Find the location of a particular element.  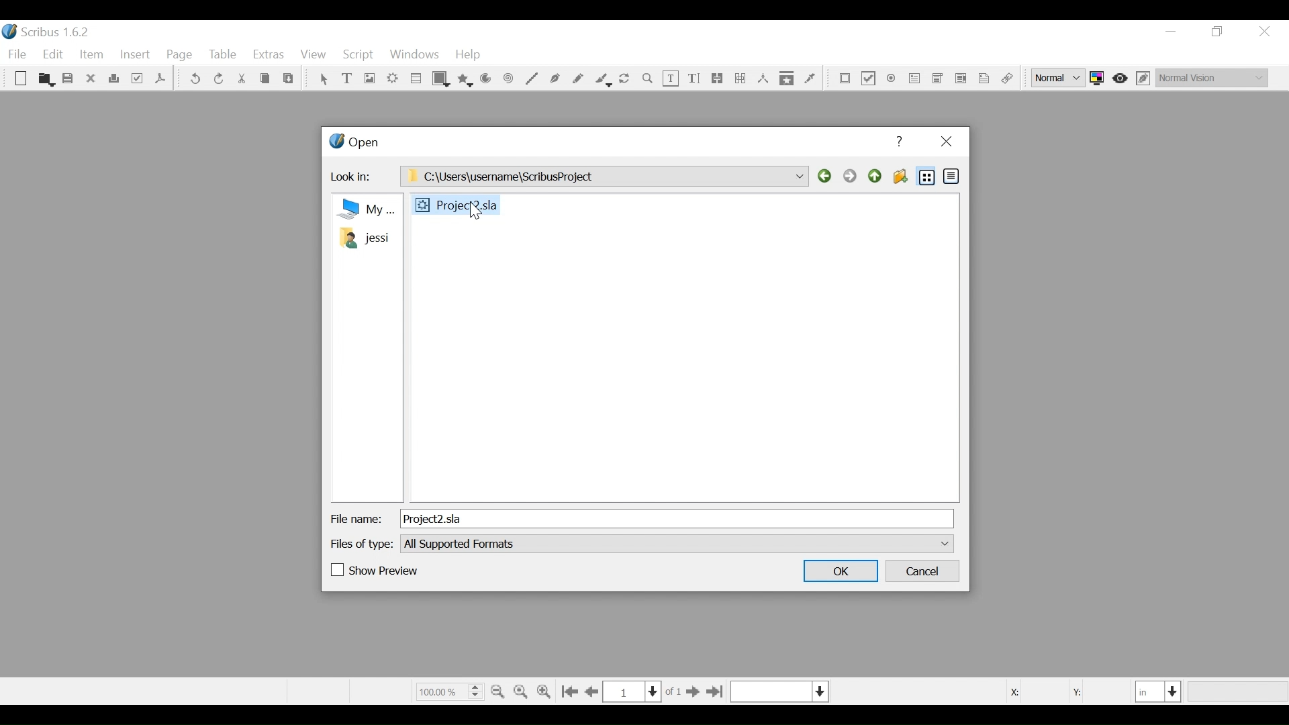

PDF List Box is located at coordinates (937, 79).